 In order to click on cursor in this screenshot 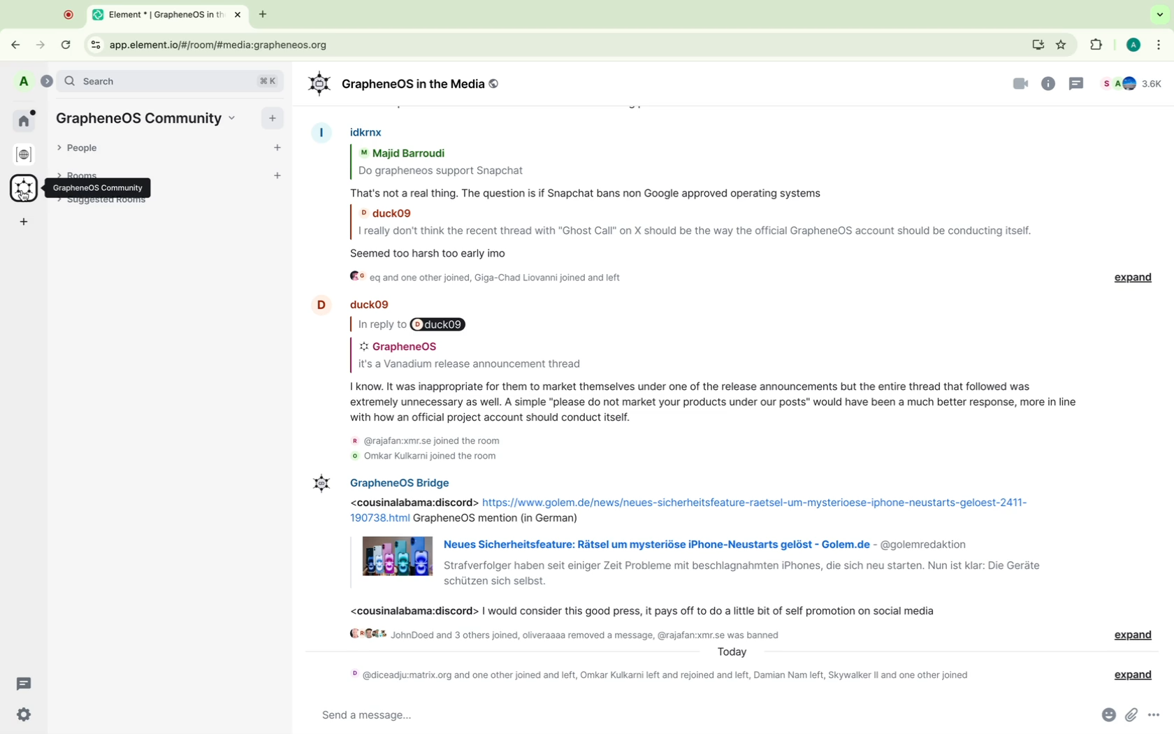, I will do `click(24, 196)`.